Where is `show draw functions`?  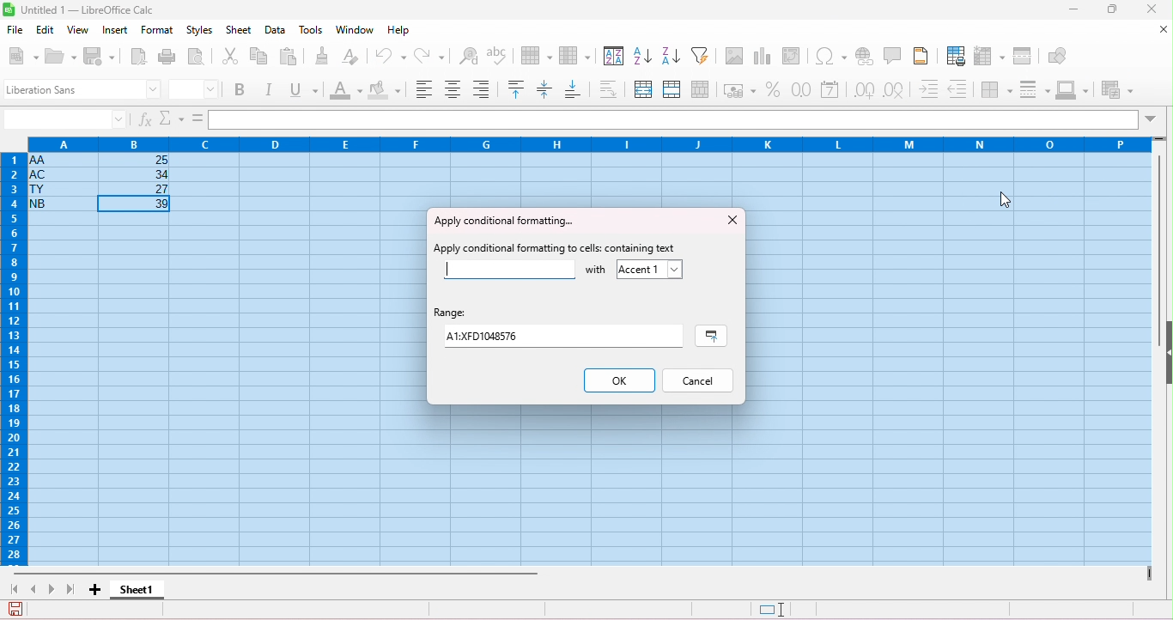 show draw functions is located at coordinates (1058, 54).